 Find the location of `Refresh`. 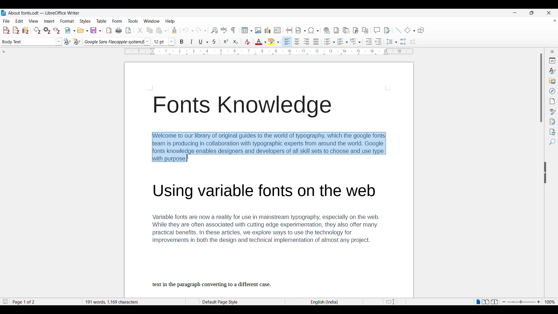

Refresh is located at coordinates (37, 30).